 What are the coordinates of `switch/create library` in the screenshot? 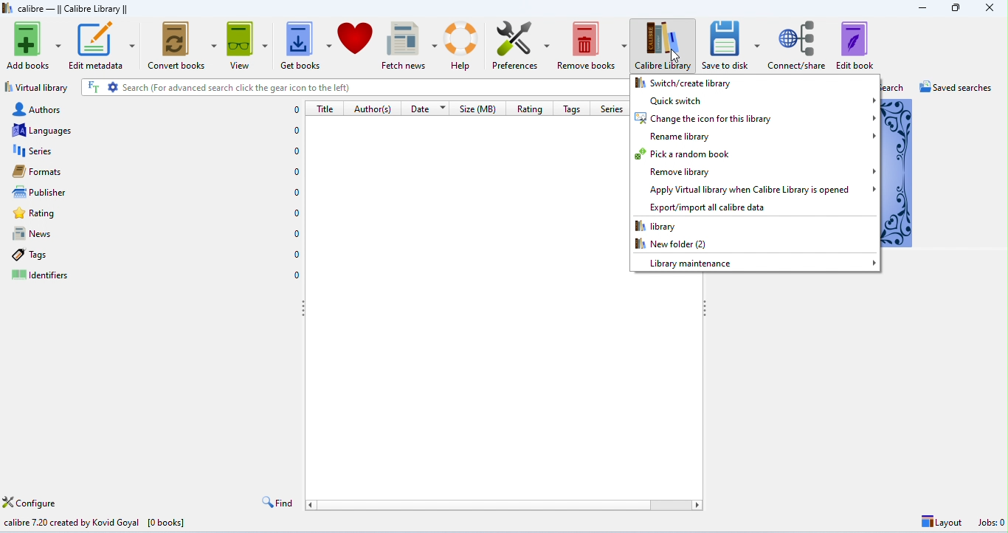 It's located at (754, 83).